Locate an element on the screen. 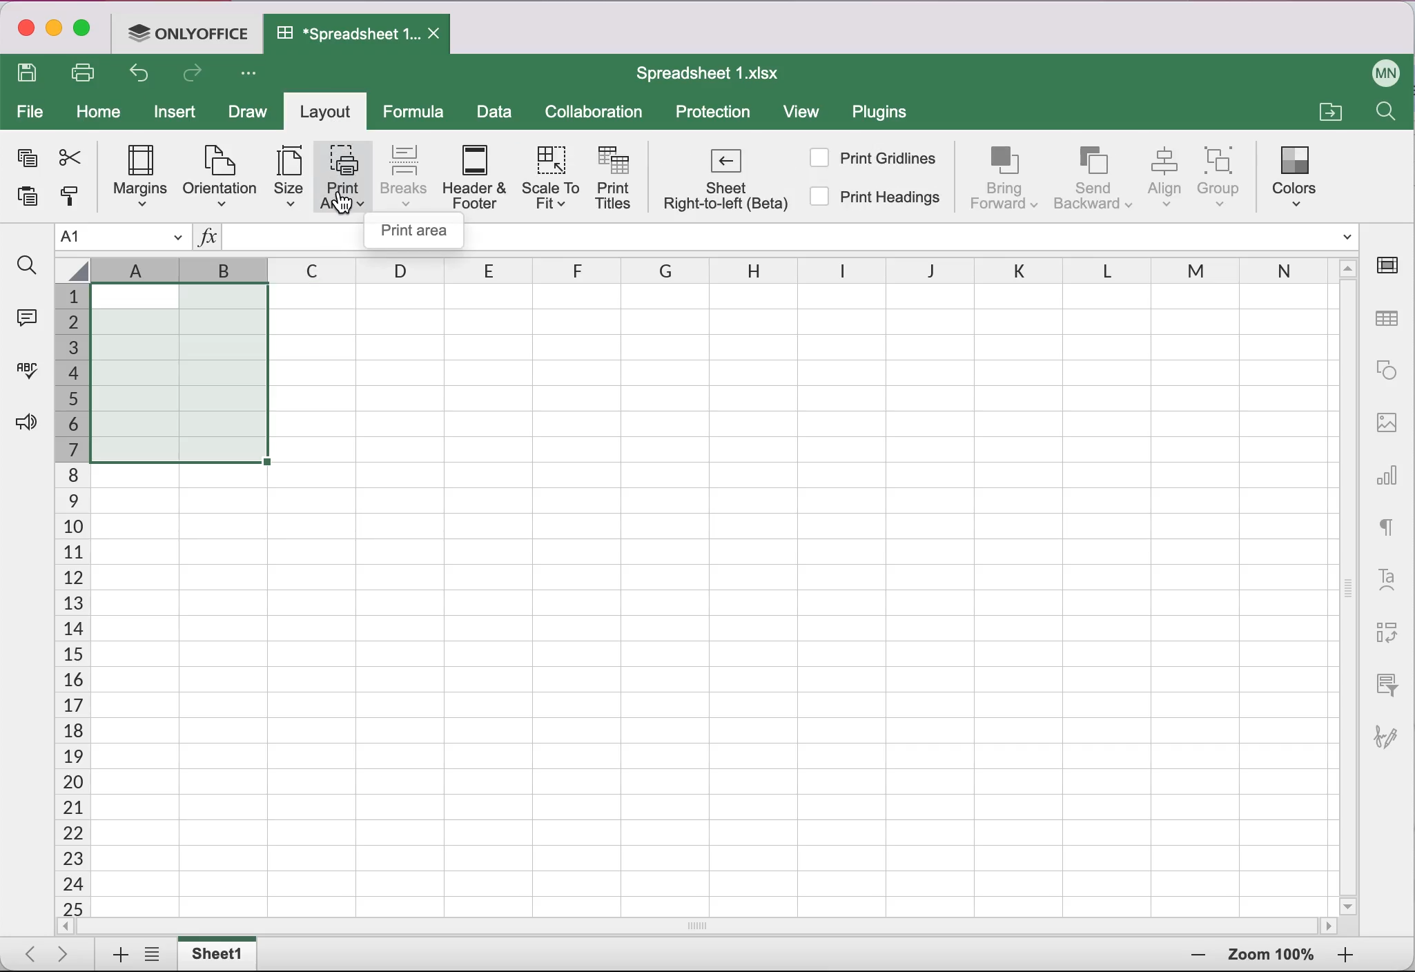 The width and height of the screenshot is (1415, 972). spell checking is located at coordinates (24, 376).